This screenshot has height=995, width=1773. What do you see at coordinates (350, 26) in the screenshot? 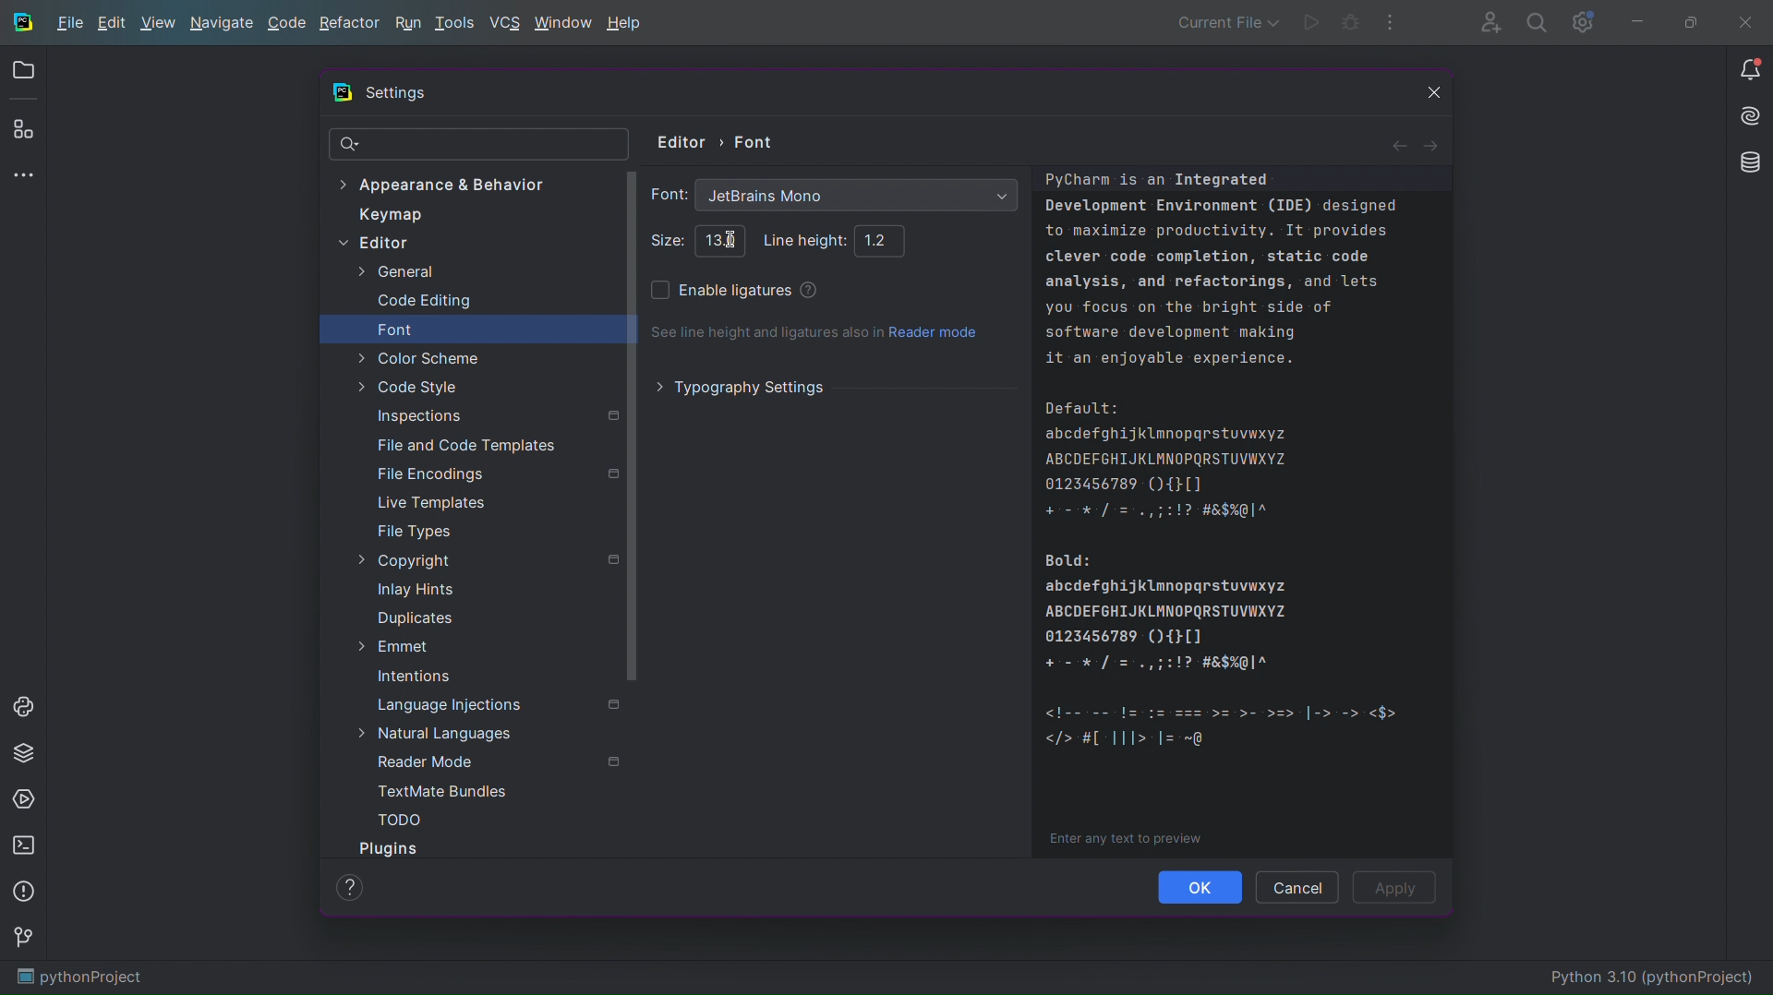
I see `Refactor` at bounding box center [350, 26].